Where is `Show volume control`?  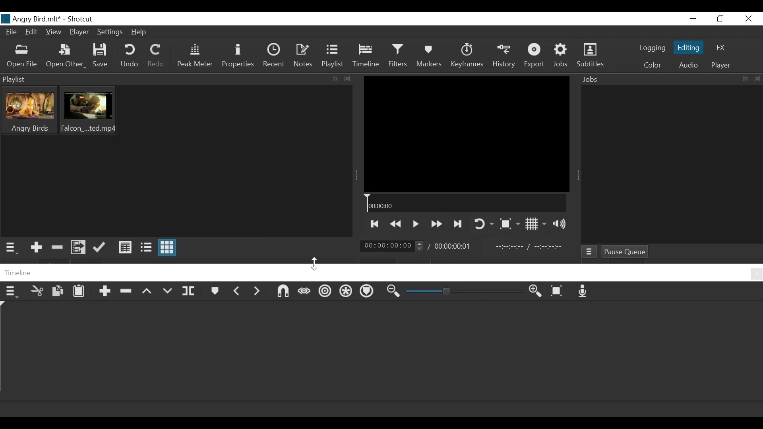
Show volume control is located at coordinates (564, 224).